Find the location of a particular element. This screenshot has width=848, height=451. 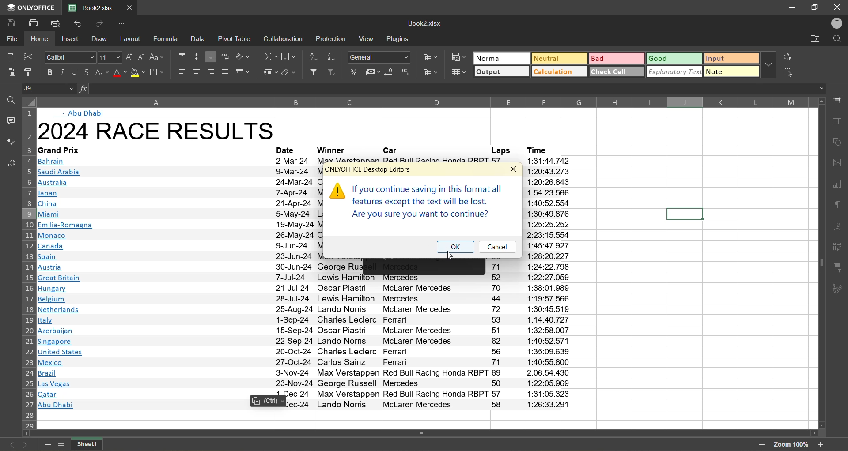

calculation is located at coordinates (559, 72).